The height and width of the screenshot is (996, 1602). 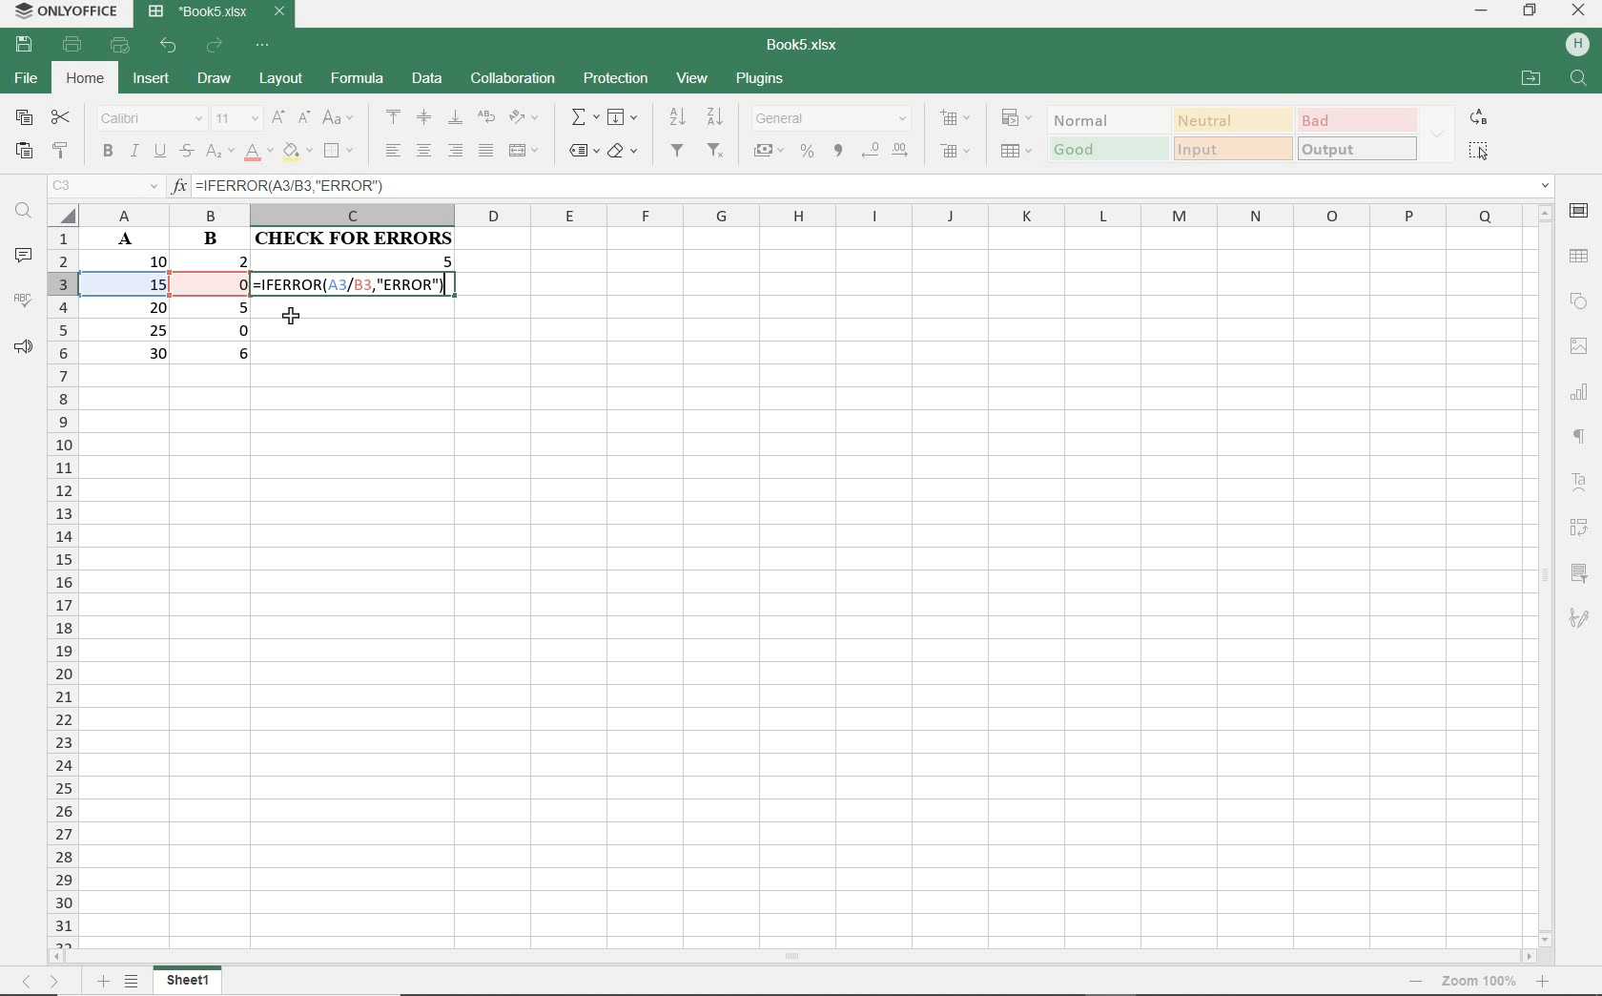 I want to click on , so click(x=1581, y=345).